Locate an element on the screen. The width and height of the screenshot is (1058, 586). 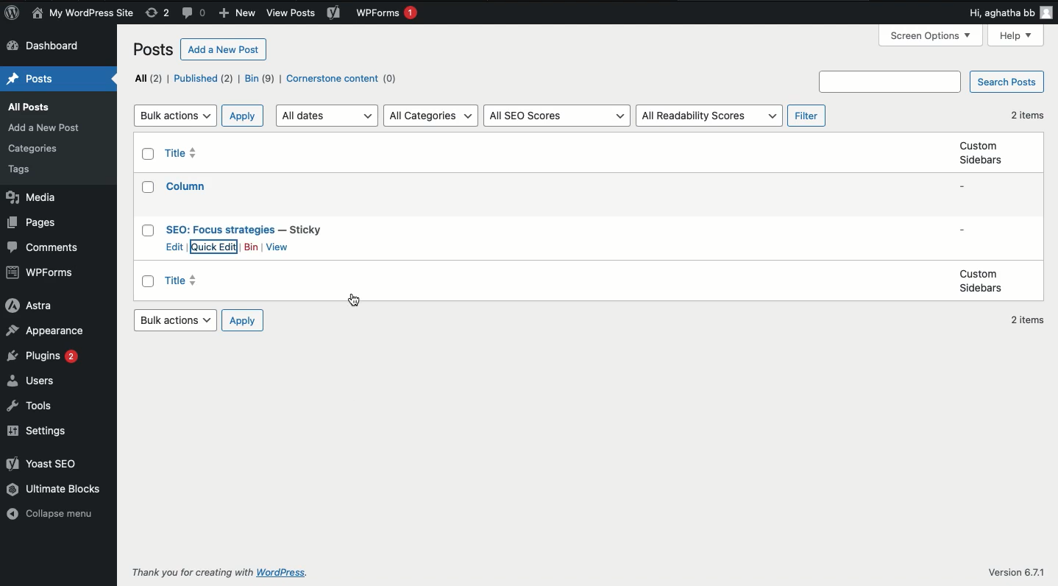
Checkbox is located at coordinates (149, 282).